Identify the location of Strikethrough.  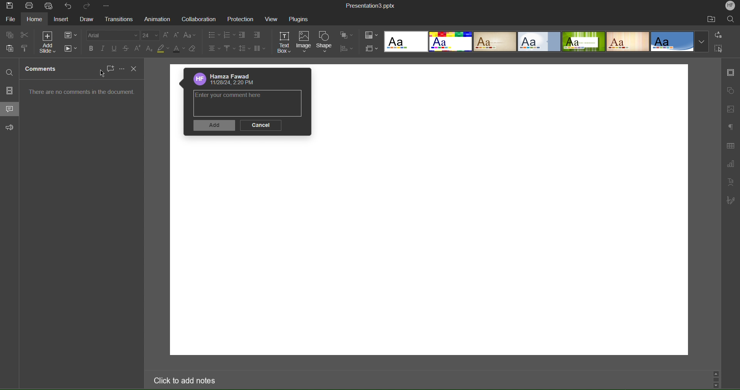
(126, 49).